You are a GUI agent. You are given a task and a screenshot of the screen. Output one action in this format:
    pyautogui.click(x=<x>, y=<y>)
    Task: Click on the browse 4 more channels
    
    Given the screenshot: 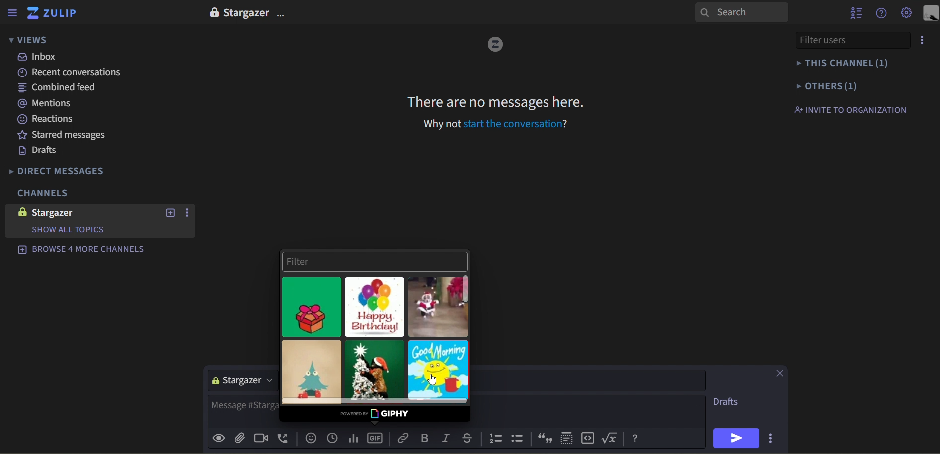 What is the action you would take?
    pyautogui.click(x=81, y=248)
    